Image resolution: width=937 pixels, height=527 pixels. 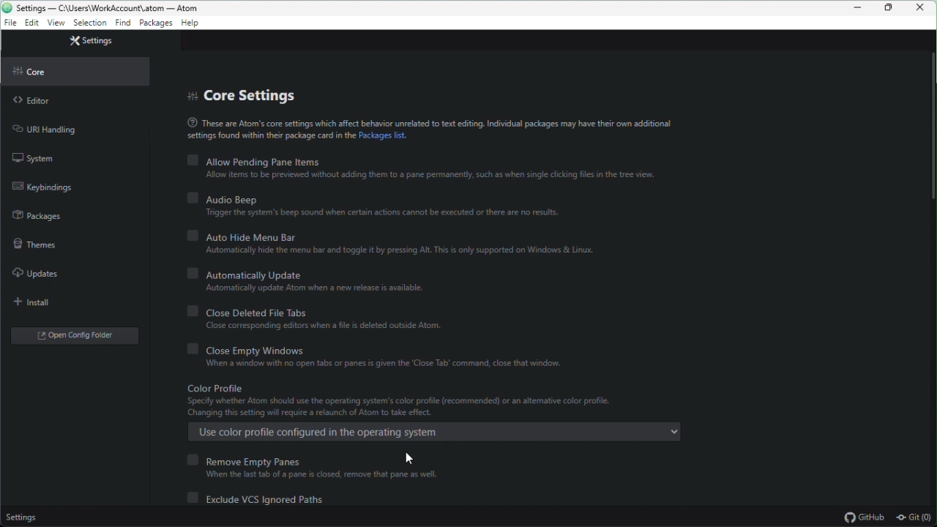 What do you see at coordinates (313, 465) in the screenshot?
I see `Remove empty panes` at bounding box center [313, 465].